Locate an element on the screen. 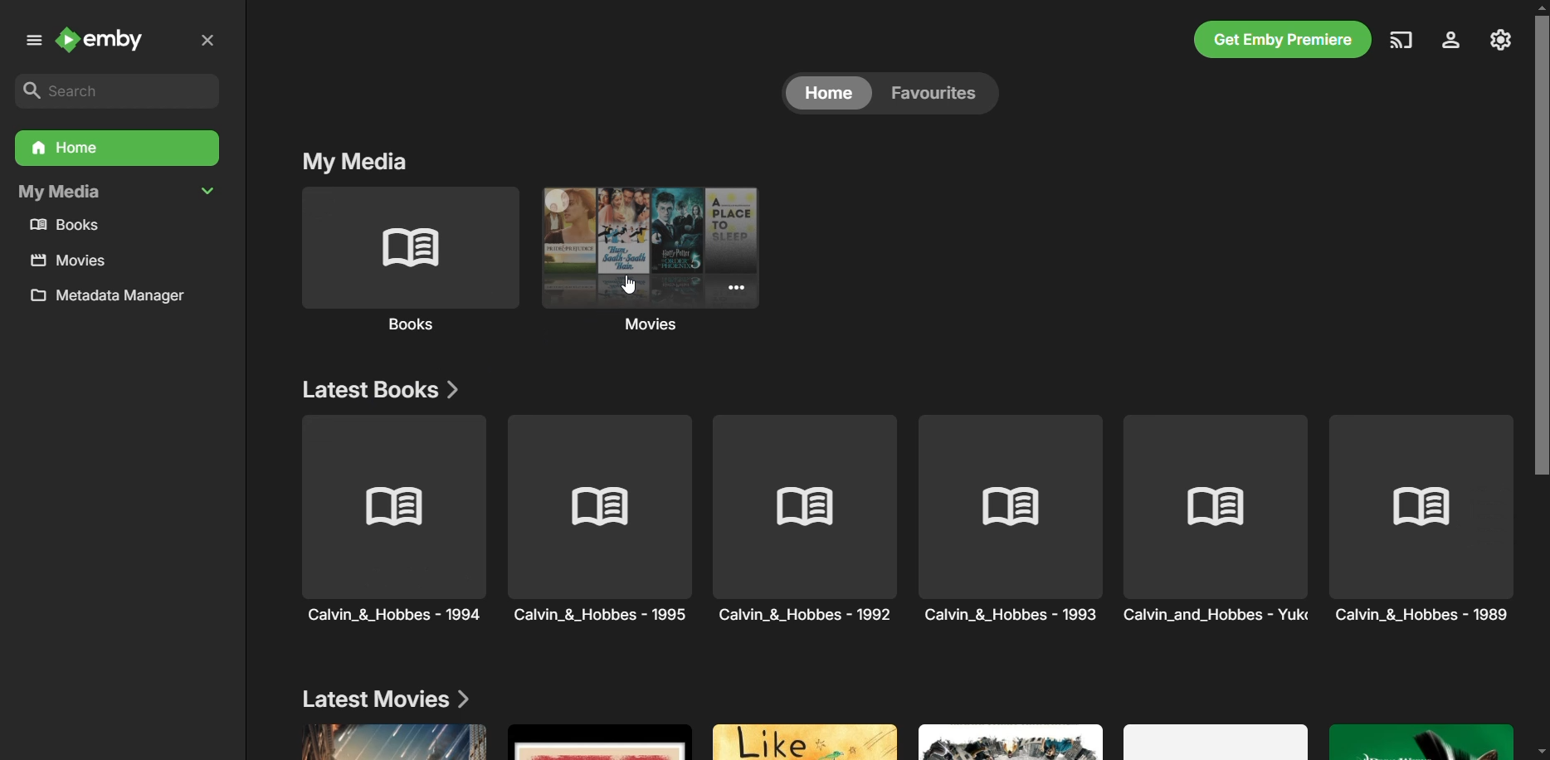  Manage Emby Server is located at coordinates (1503, 38).